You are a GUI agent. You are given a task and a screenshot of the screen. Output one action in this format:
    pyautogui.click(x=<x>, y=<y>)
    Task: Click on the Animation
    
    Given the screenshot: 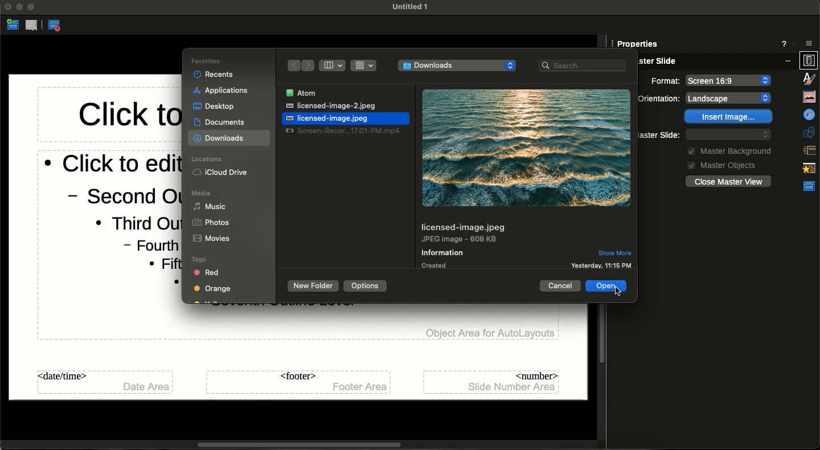 What is the action you would take?
    pyautogui.click(x=809, y=149)
    